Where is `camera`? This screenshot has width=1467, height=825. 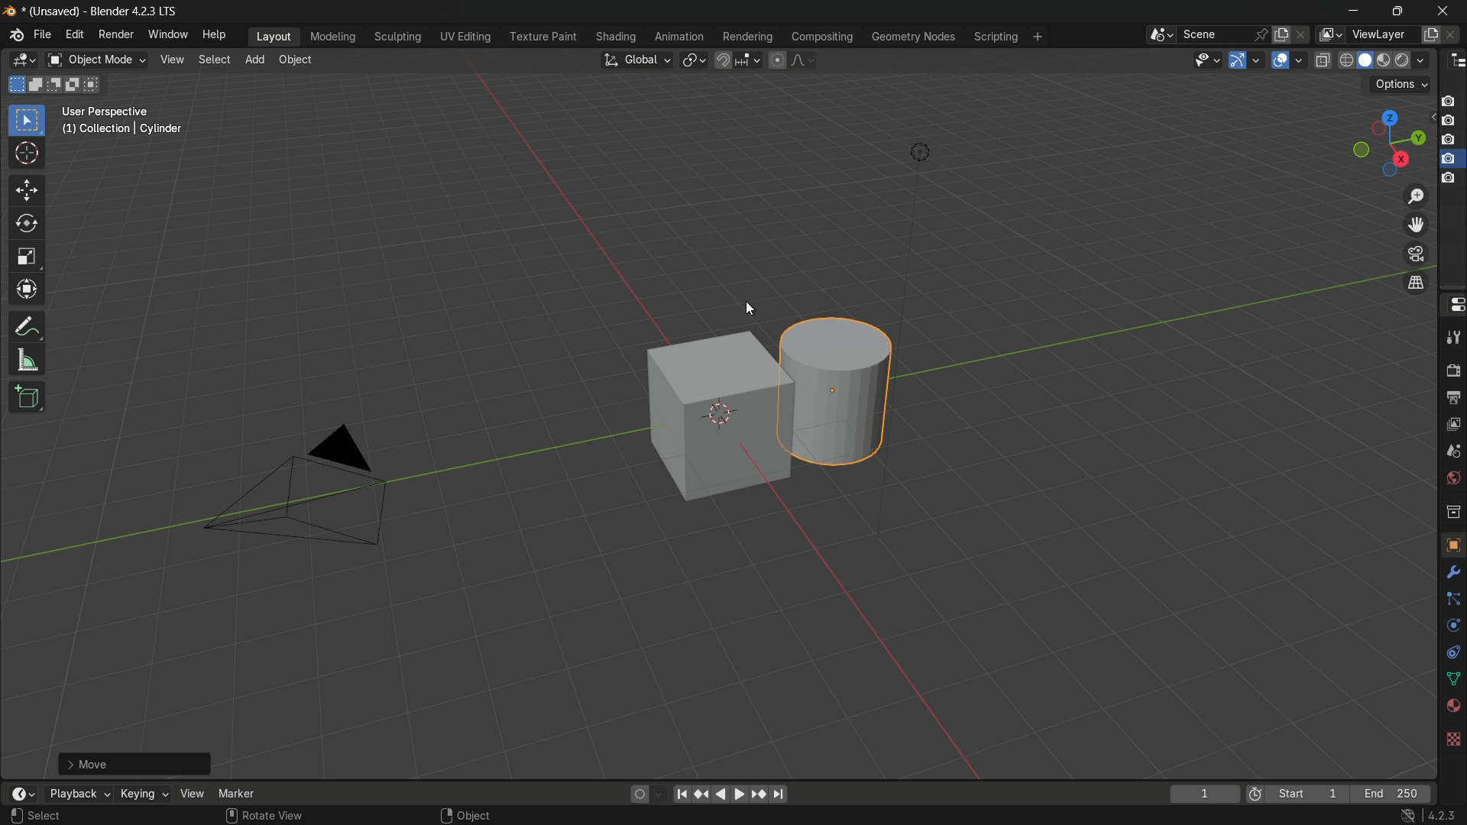
camera is located at coordinates (294, 484).